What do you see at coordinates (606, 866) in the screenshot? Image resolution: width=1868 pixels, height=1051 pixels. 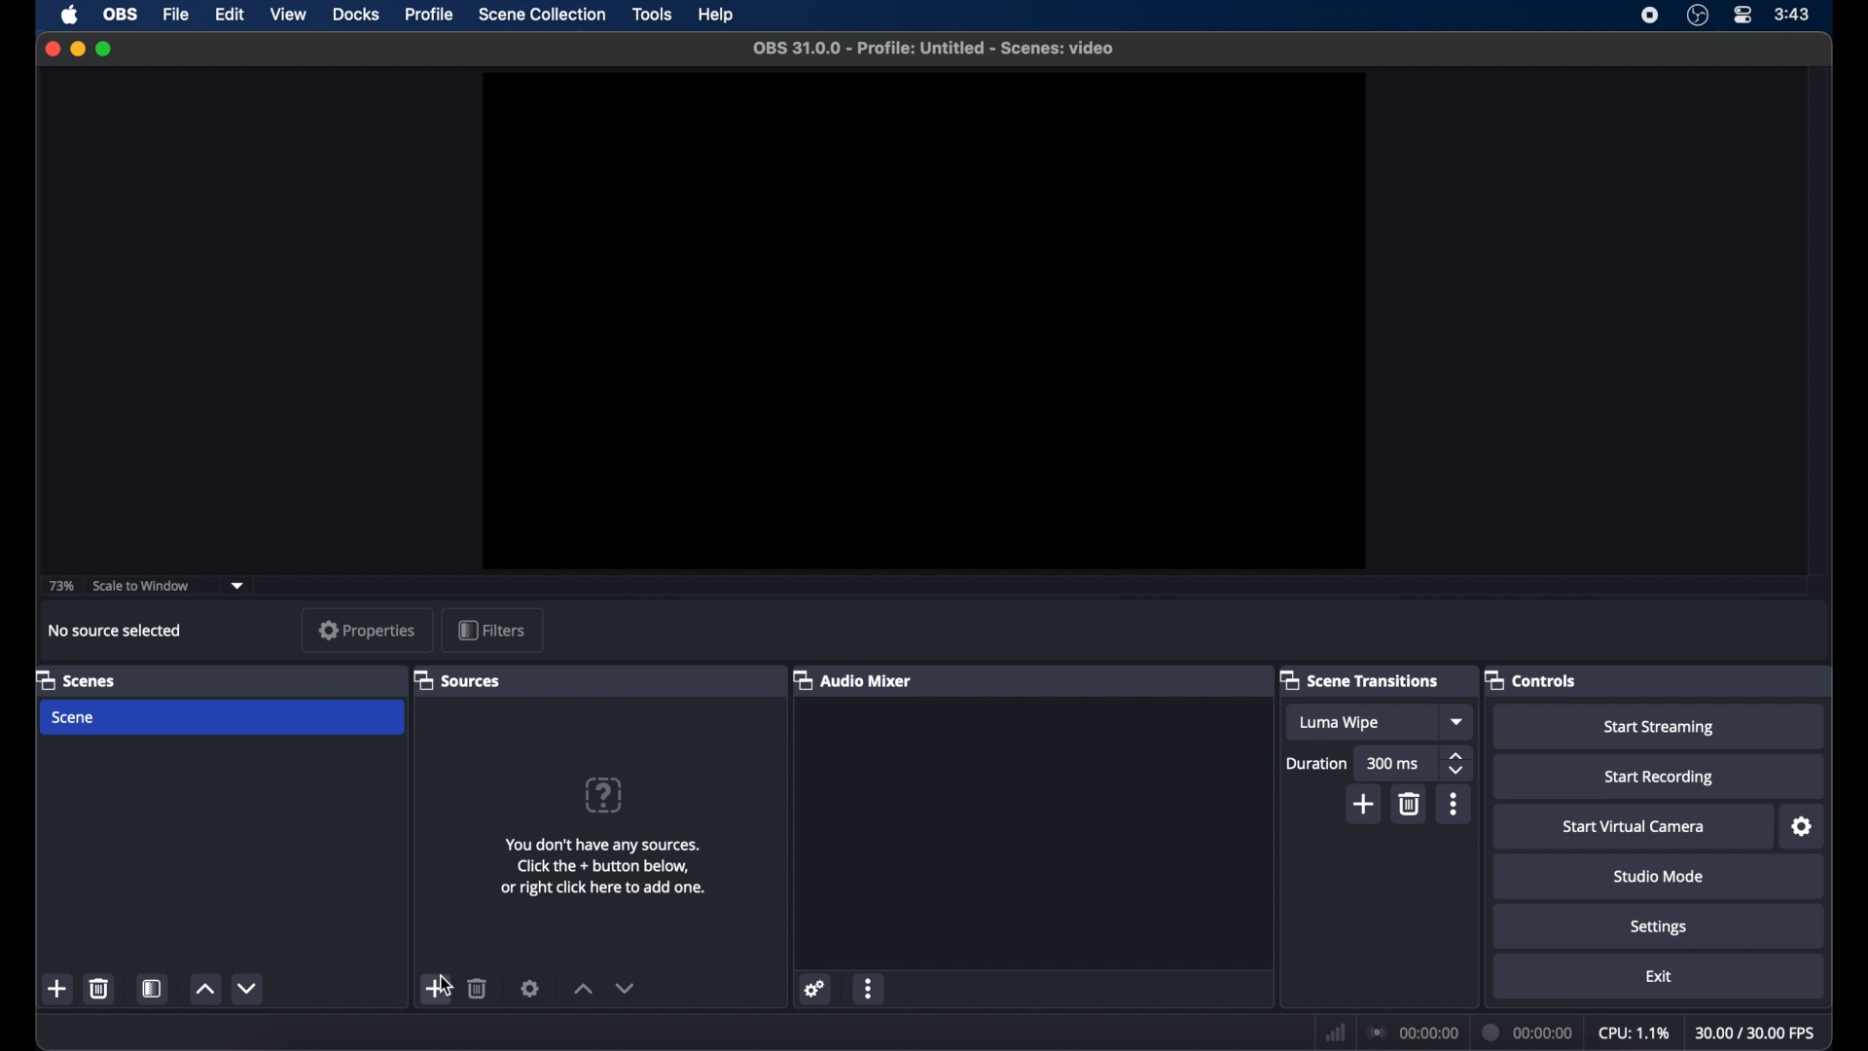 I see `You don't have any sources.
Click the + button below,
or right click here to add one.` at bounding box center [606, 866].